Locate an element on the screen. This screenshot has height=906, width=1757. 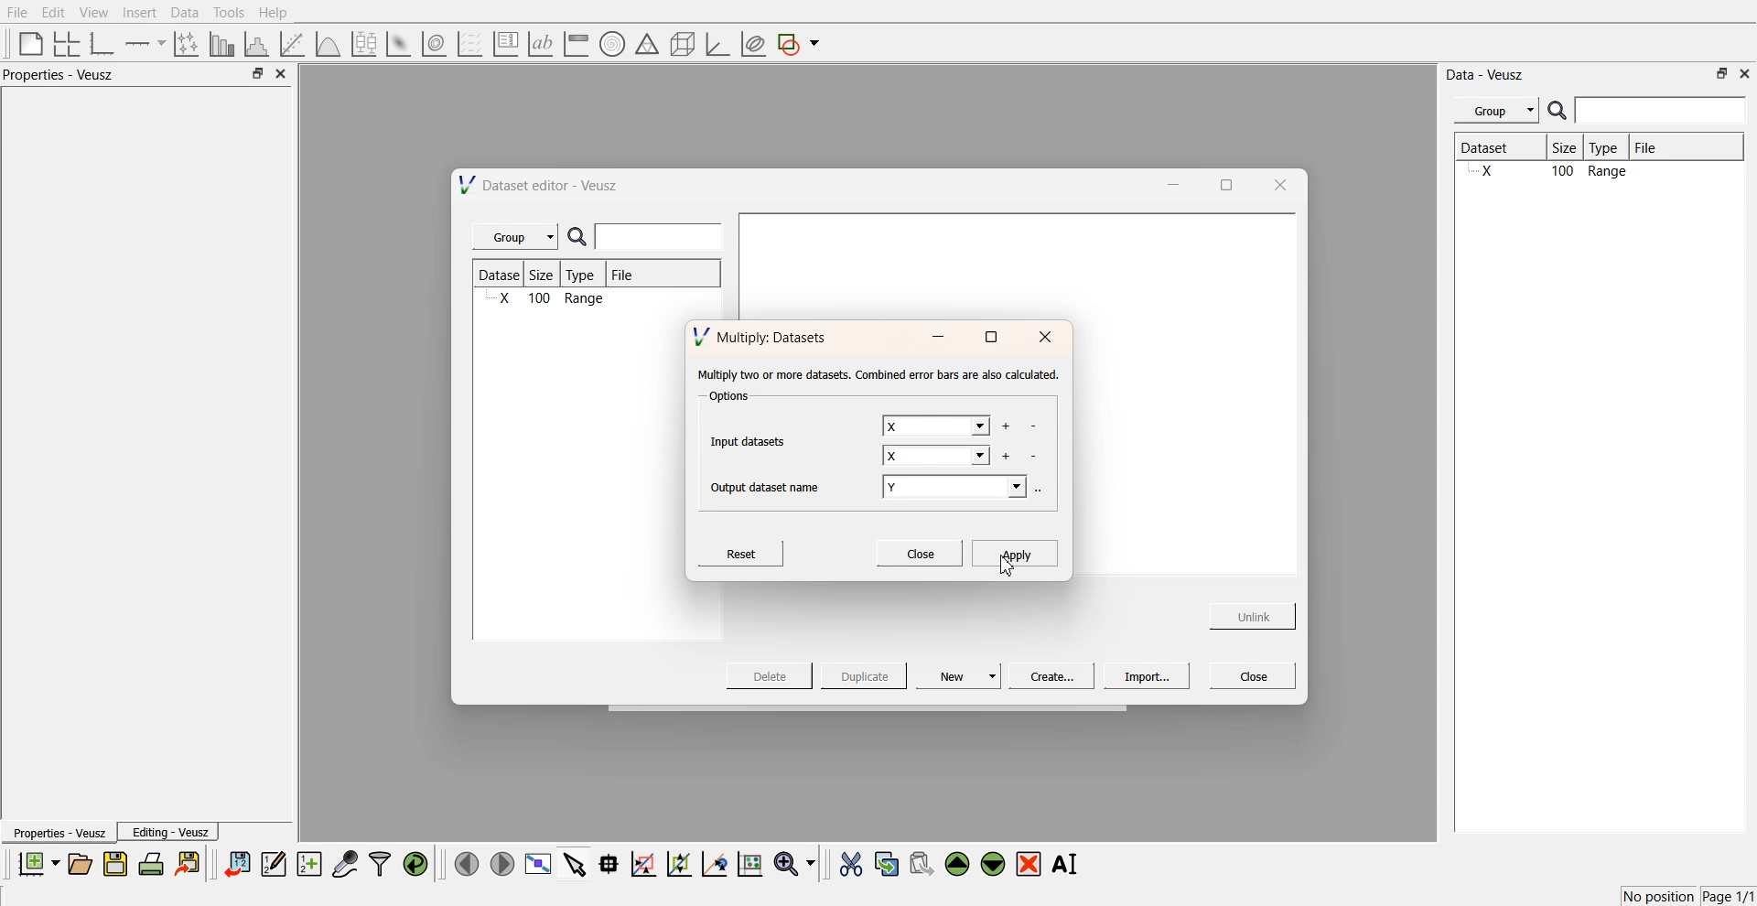
close is located at coordinates (282, 74).